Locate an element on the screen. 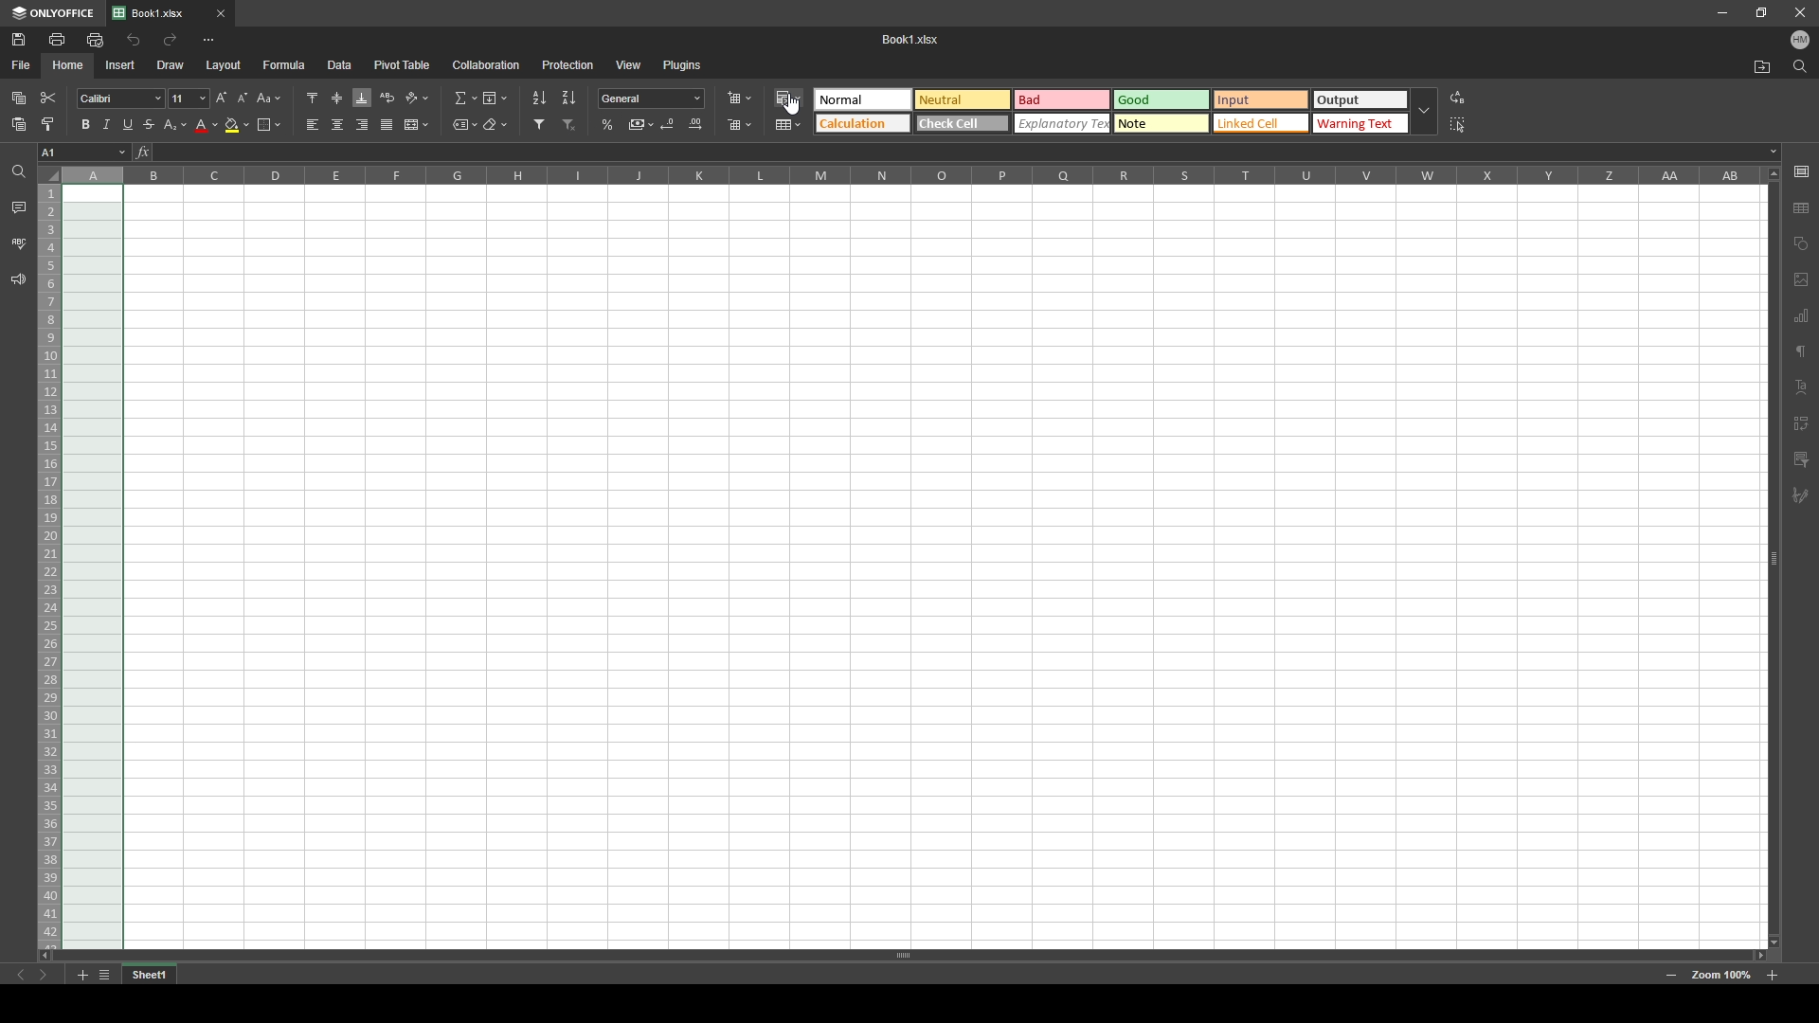  merge and center is located at coordinates (416, 124).